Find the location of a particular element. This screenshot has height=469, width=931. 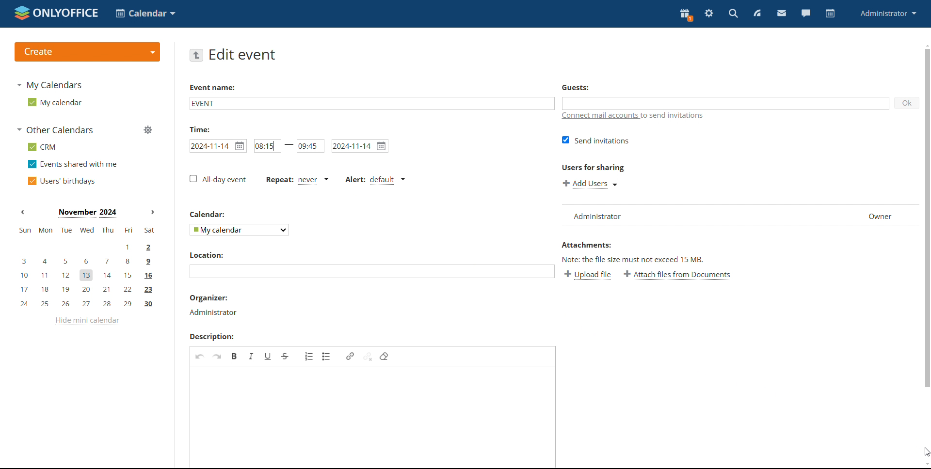

create is located at coordinates (86, 52).